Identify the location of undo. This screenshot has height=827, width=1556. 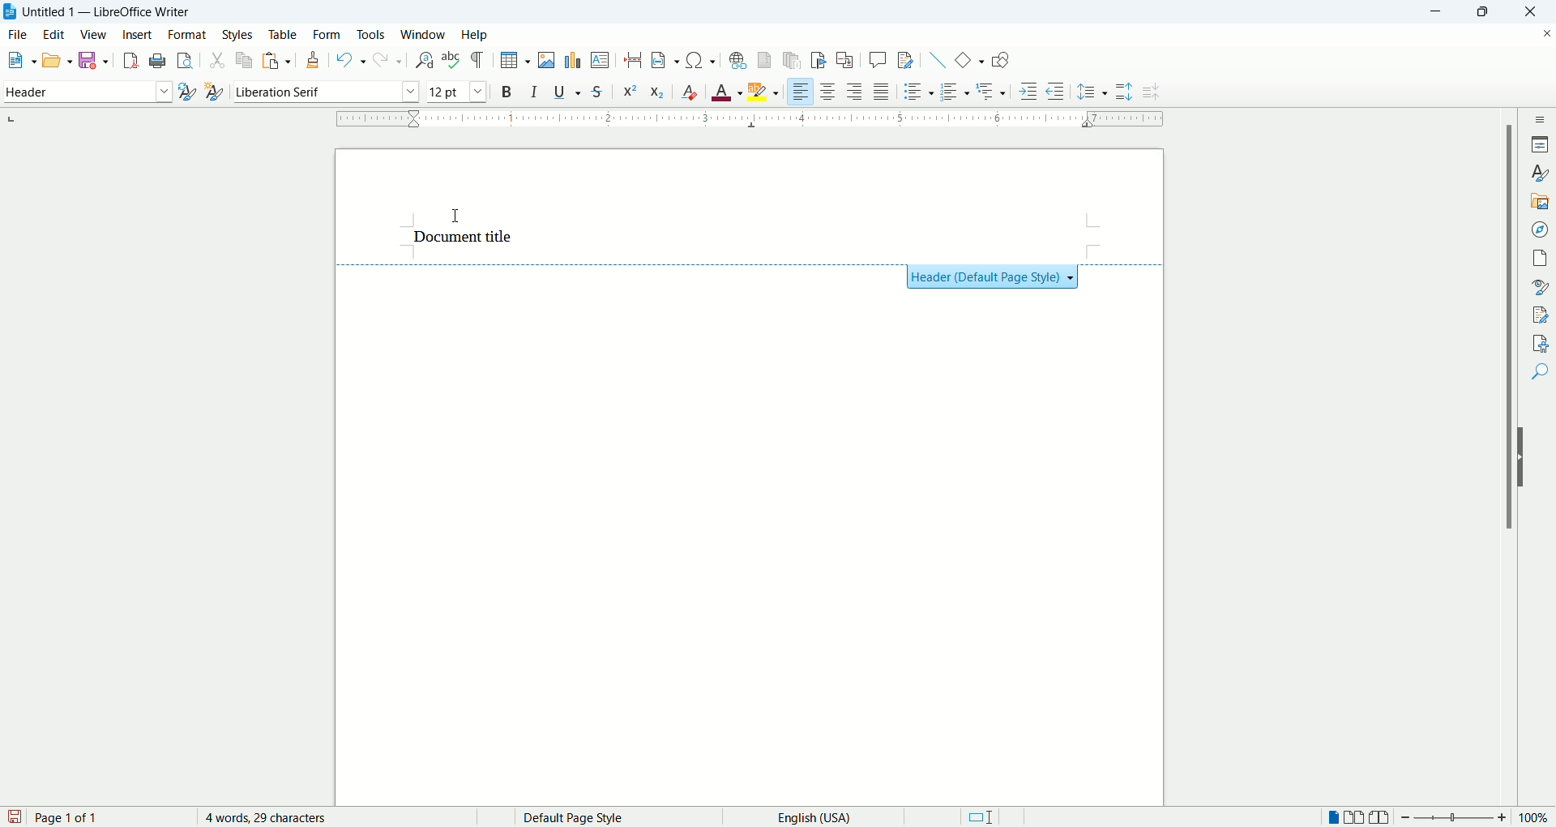
(351, 60).